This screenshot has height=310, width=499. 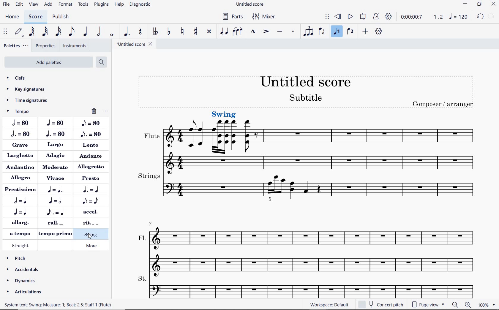 What do you see at coordinates (330, 305) in the screenshot?
I see `WORKSPACE: DEFAULT` at bounding box center [330, 305].